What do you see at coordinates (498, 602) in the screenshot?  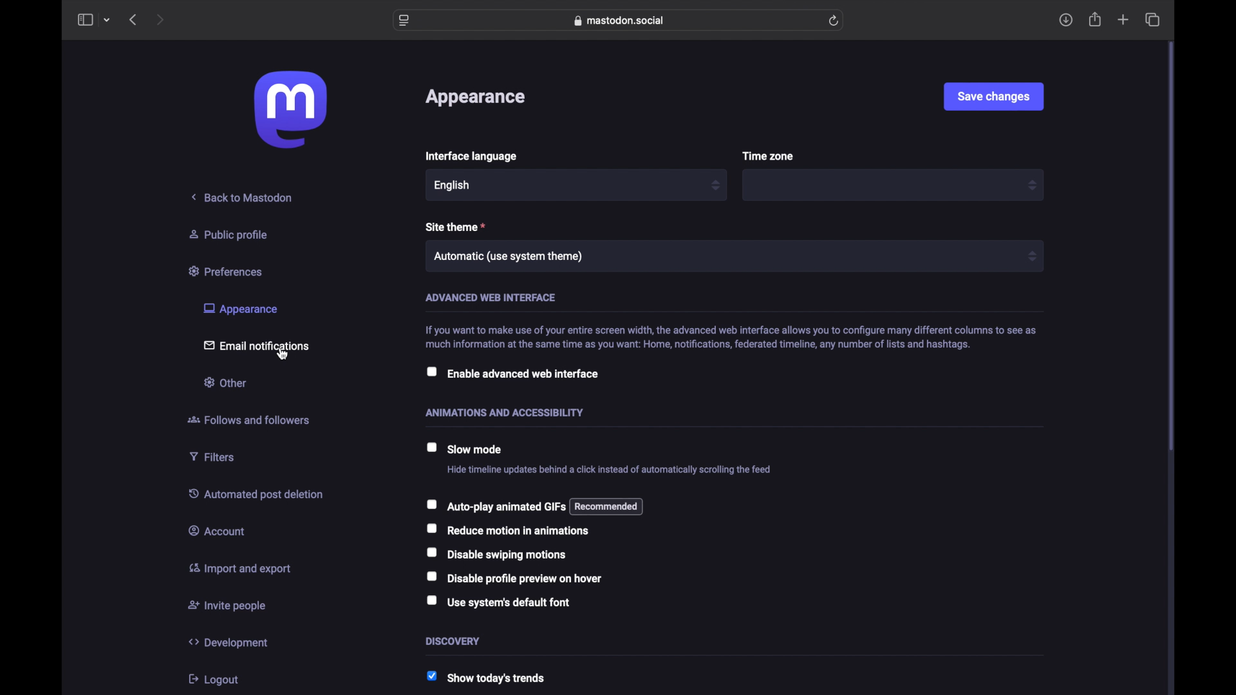 I see `checkbox` at bounding box center [498, 602].